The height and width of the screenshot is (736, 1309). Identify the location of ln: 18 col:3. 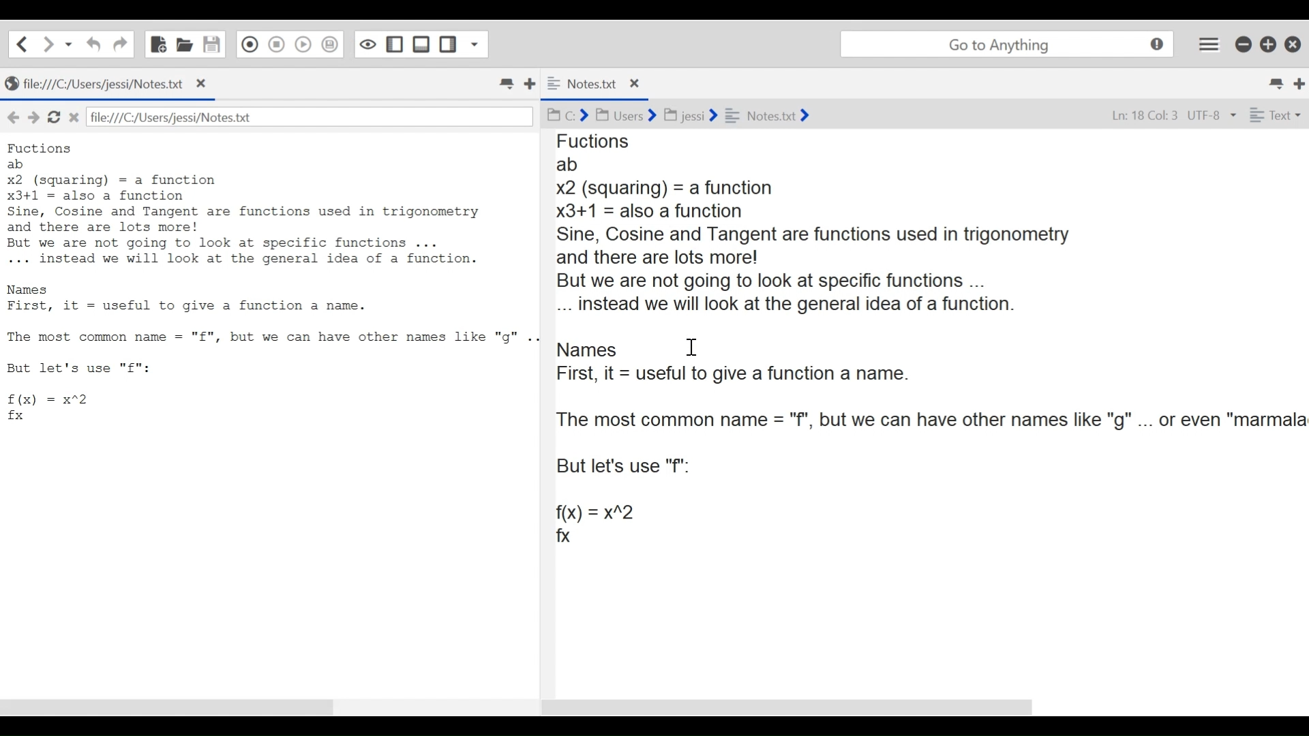
(1143, 117).